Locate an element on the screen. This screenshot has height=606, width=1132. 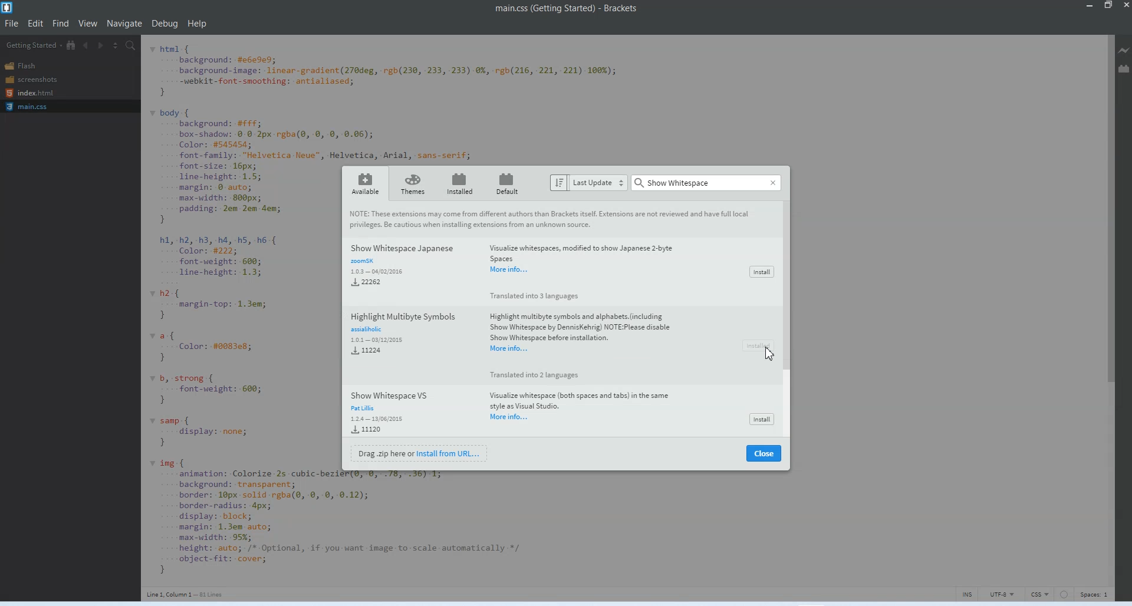
Text 3 is located at coordinates (187, 594).